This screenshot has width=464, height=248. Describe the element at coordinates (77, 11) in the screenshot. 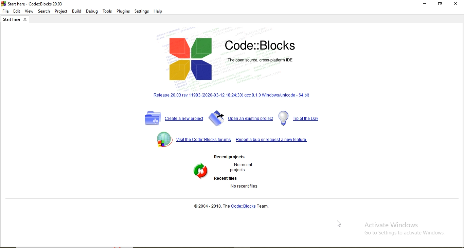

I see `Build ` at that location.